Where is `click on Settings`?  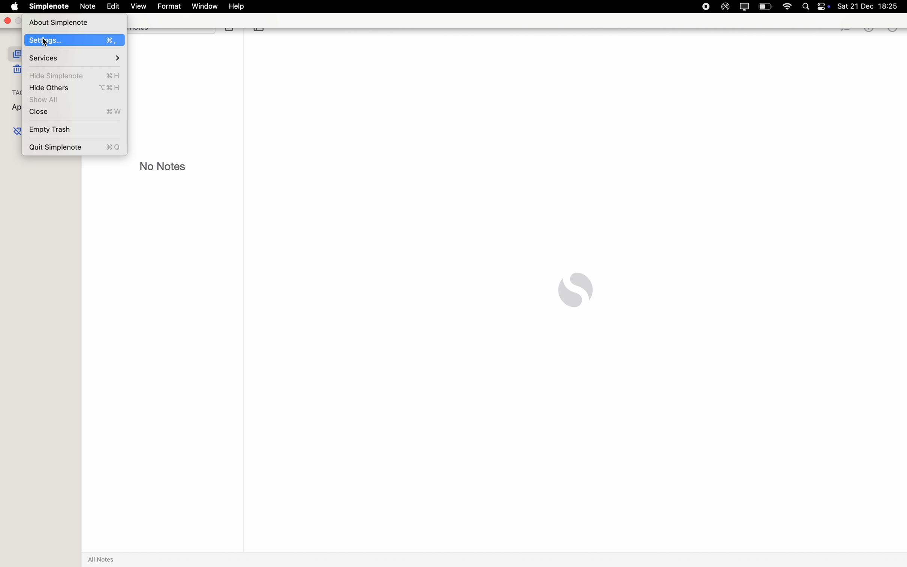 click on Settings is located at coordinates (73, 39).